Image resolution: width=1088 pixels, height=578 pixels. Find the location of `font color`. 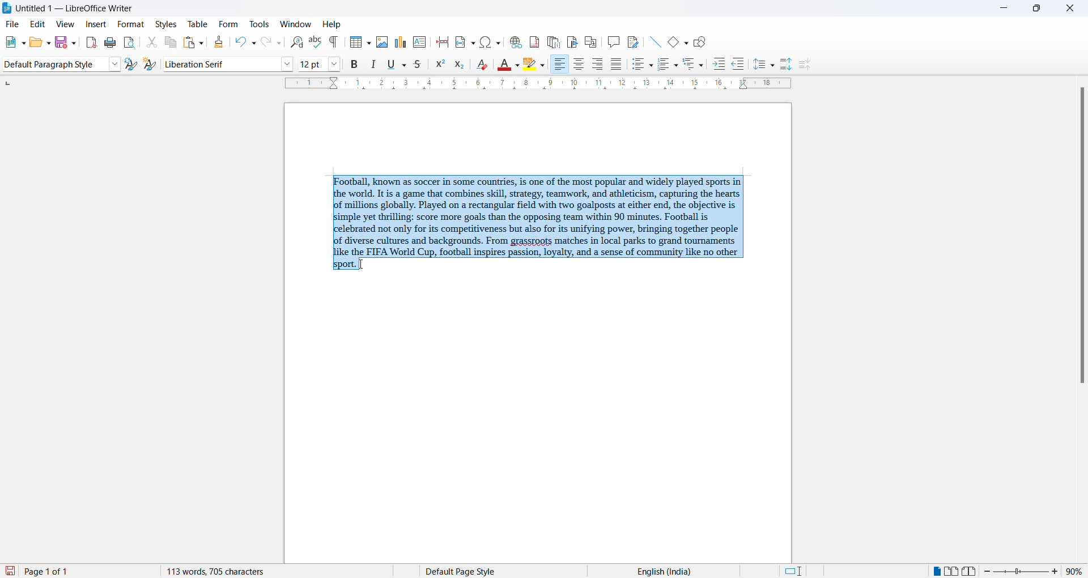

font color is located at coordinates (503, 64).